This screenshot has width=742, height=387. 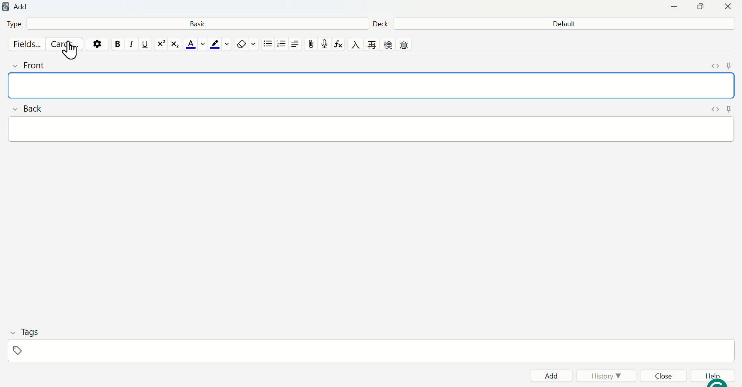 What do you see at coordinates (117, 44) in the screenshot?
I see `Bold text` at bounding box center [117, 44].